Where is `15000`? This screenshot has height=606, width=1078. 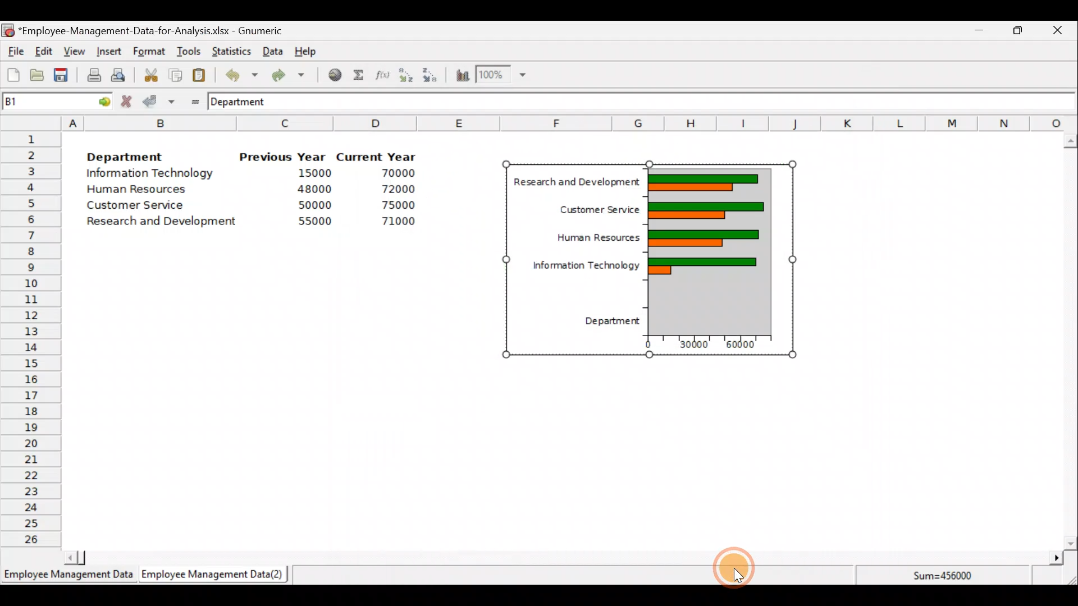
15000 is located at coordinates (310, 172).